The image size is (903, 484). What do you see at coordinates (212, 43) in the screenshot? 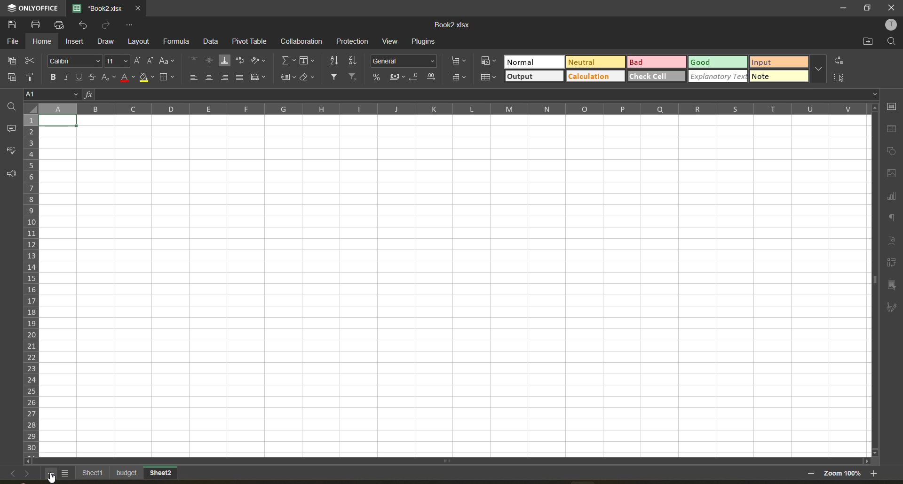
I see `data` at bounding box center [212, 43].